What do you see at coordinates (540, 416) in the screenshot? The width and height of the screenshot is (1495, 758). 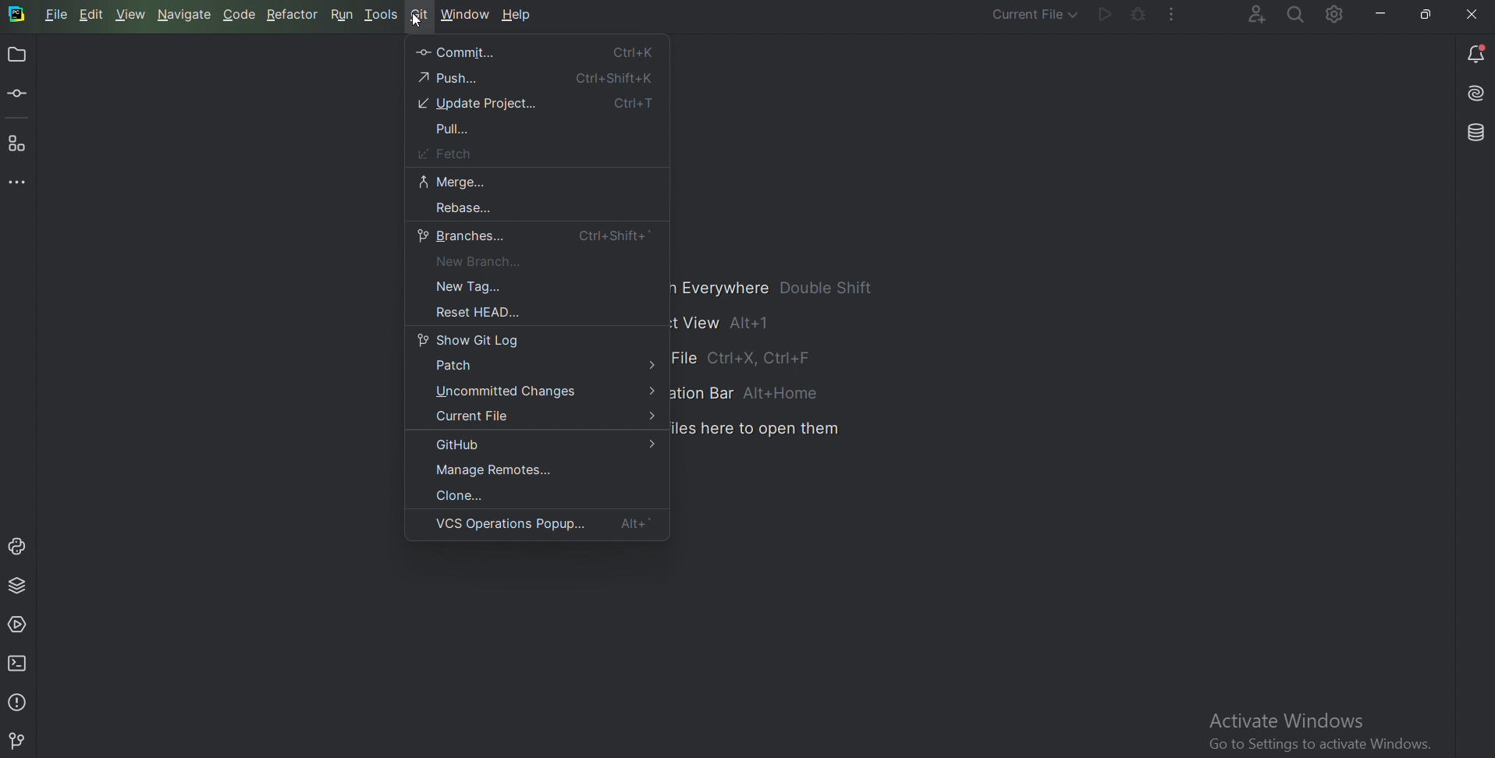 I see `Current file` at bounding box center [540, 416].